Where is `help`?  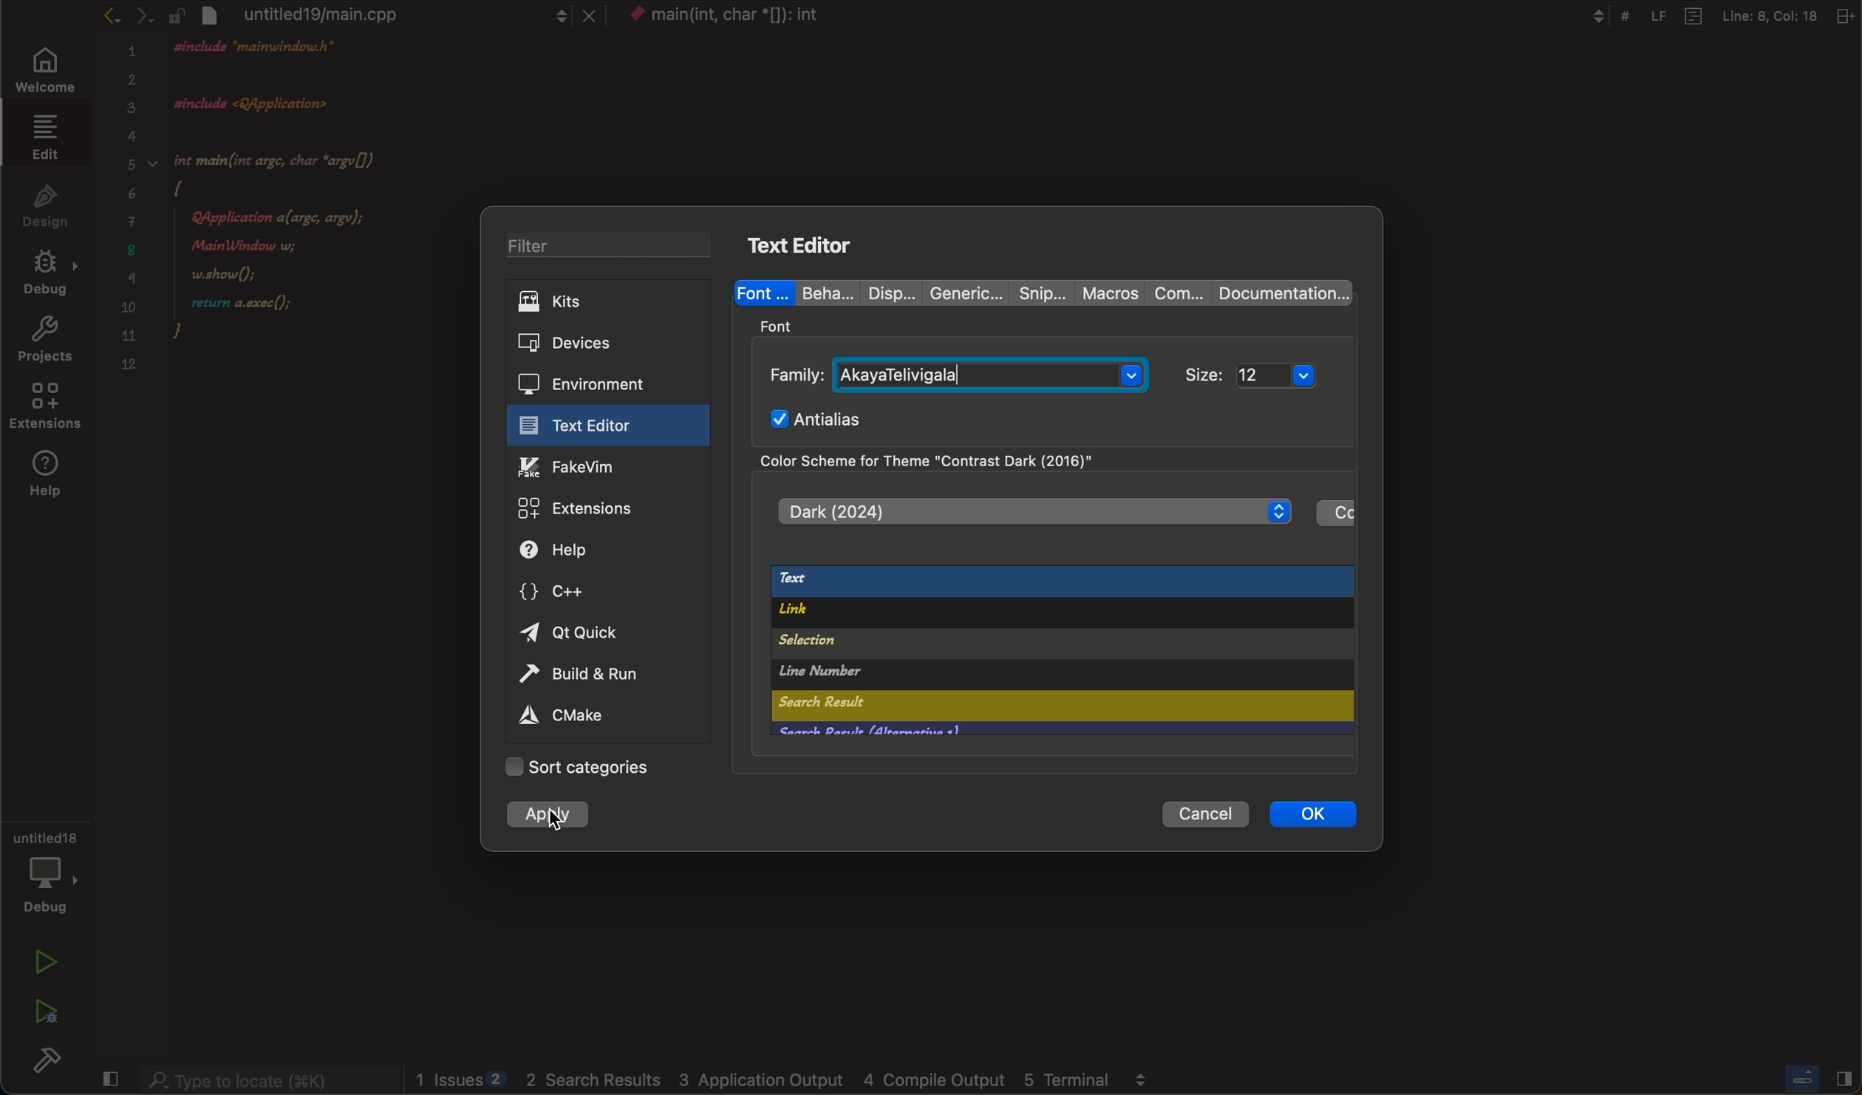 help is located at coordinates (586, 550).